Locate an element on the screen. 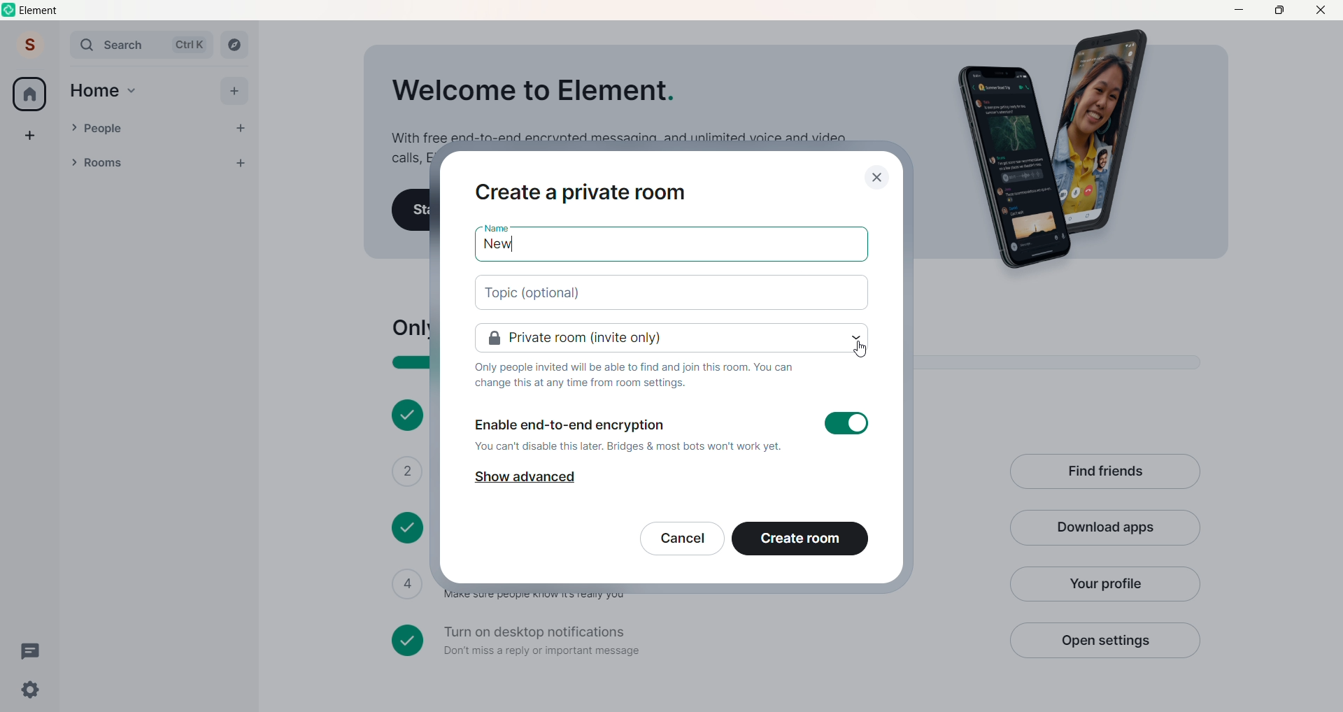 The height and width of the screenshot is (712, 1343). Enable end-to-end encryption
You can't disable this later. Bridges & most bots won't work yet. is located at coordinates (673, 430).